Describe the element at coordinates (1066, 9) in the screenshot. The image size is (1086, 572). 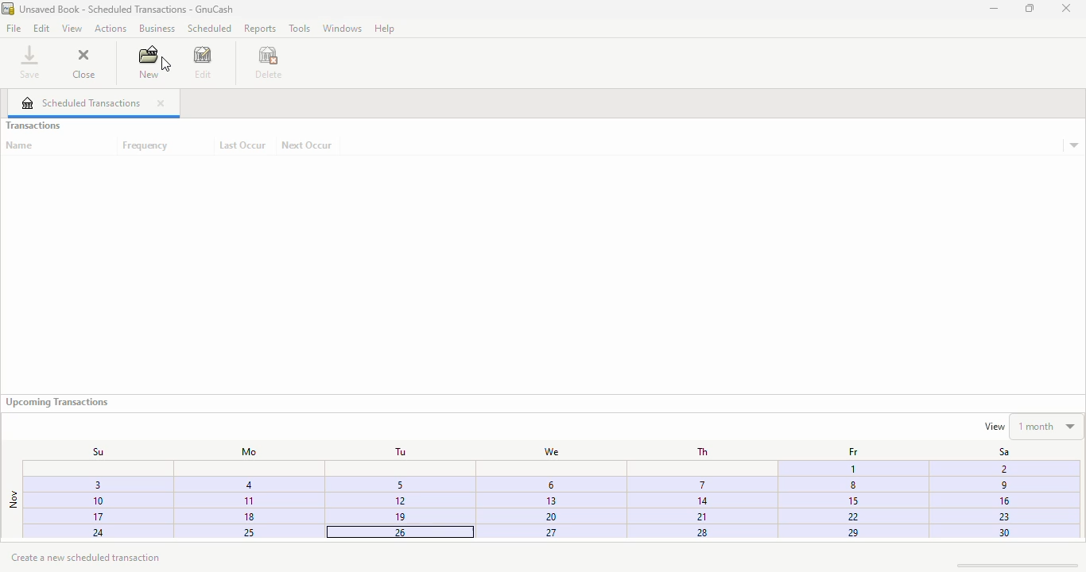
I see `close` at that location.